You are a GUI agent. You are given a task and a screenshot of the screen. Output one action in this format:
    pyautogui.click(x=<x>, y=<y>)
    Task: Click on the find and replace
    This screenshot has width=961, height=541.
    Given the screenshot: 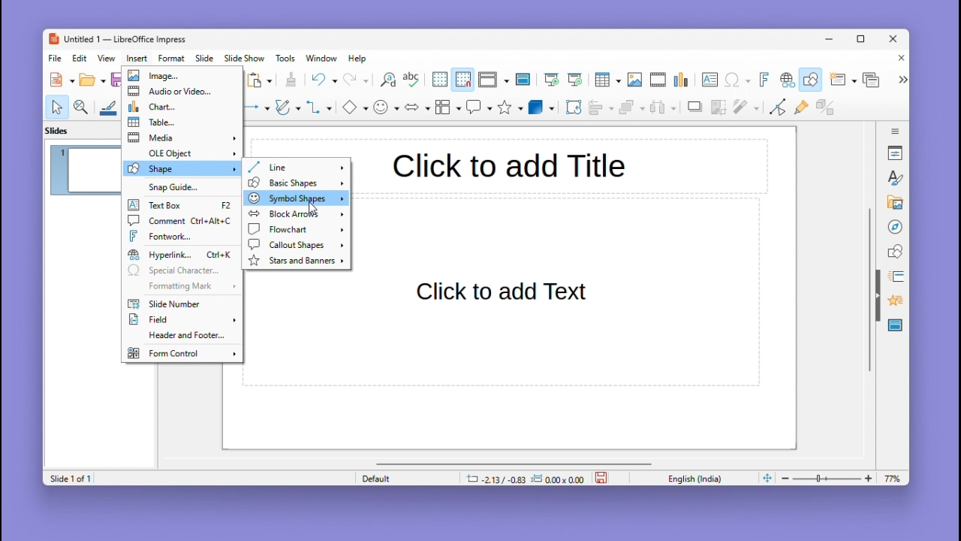 What is the action you would take?
    pyautogui.click(x=387, y=80)
    